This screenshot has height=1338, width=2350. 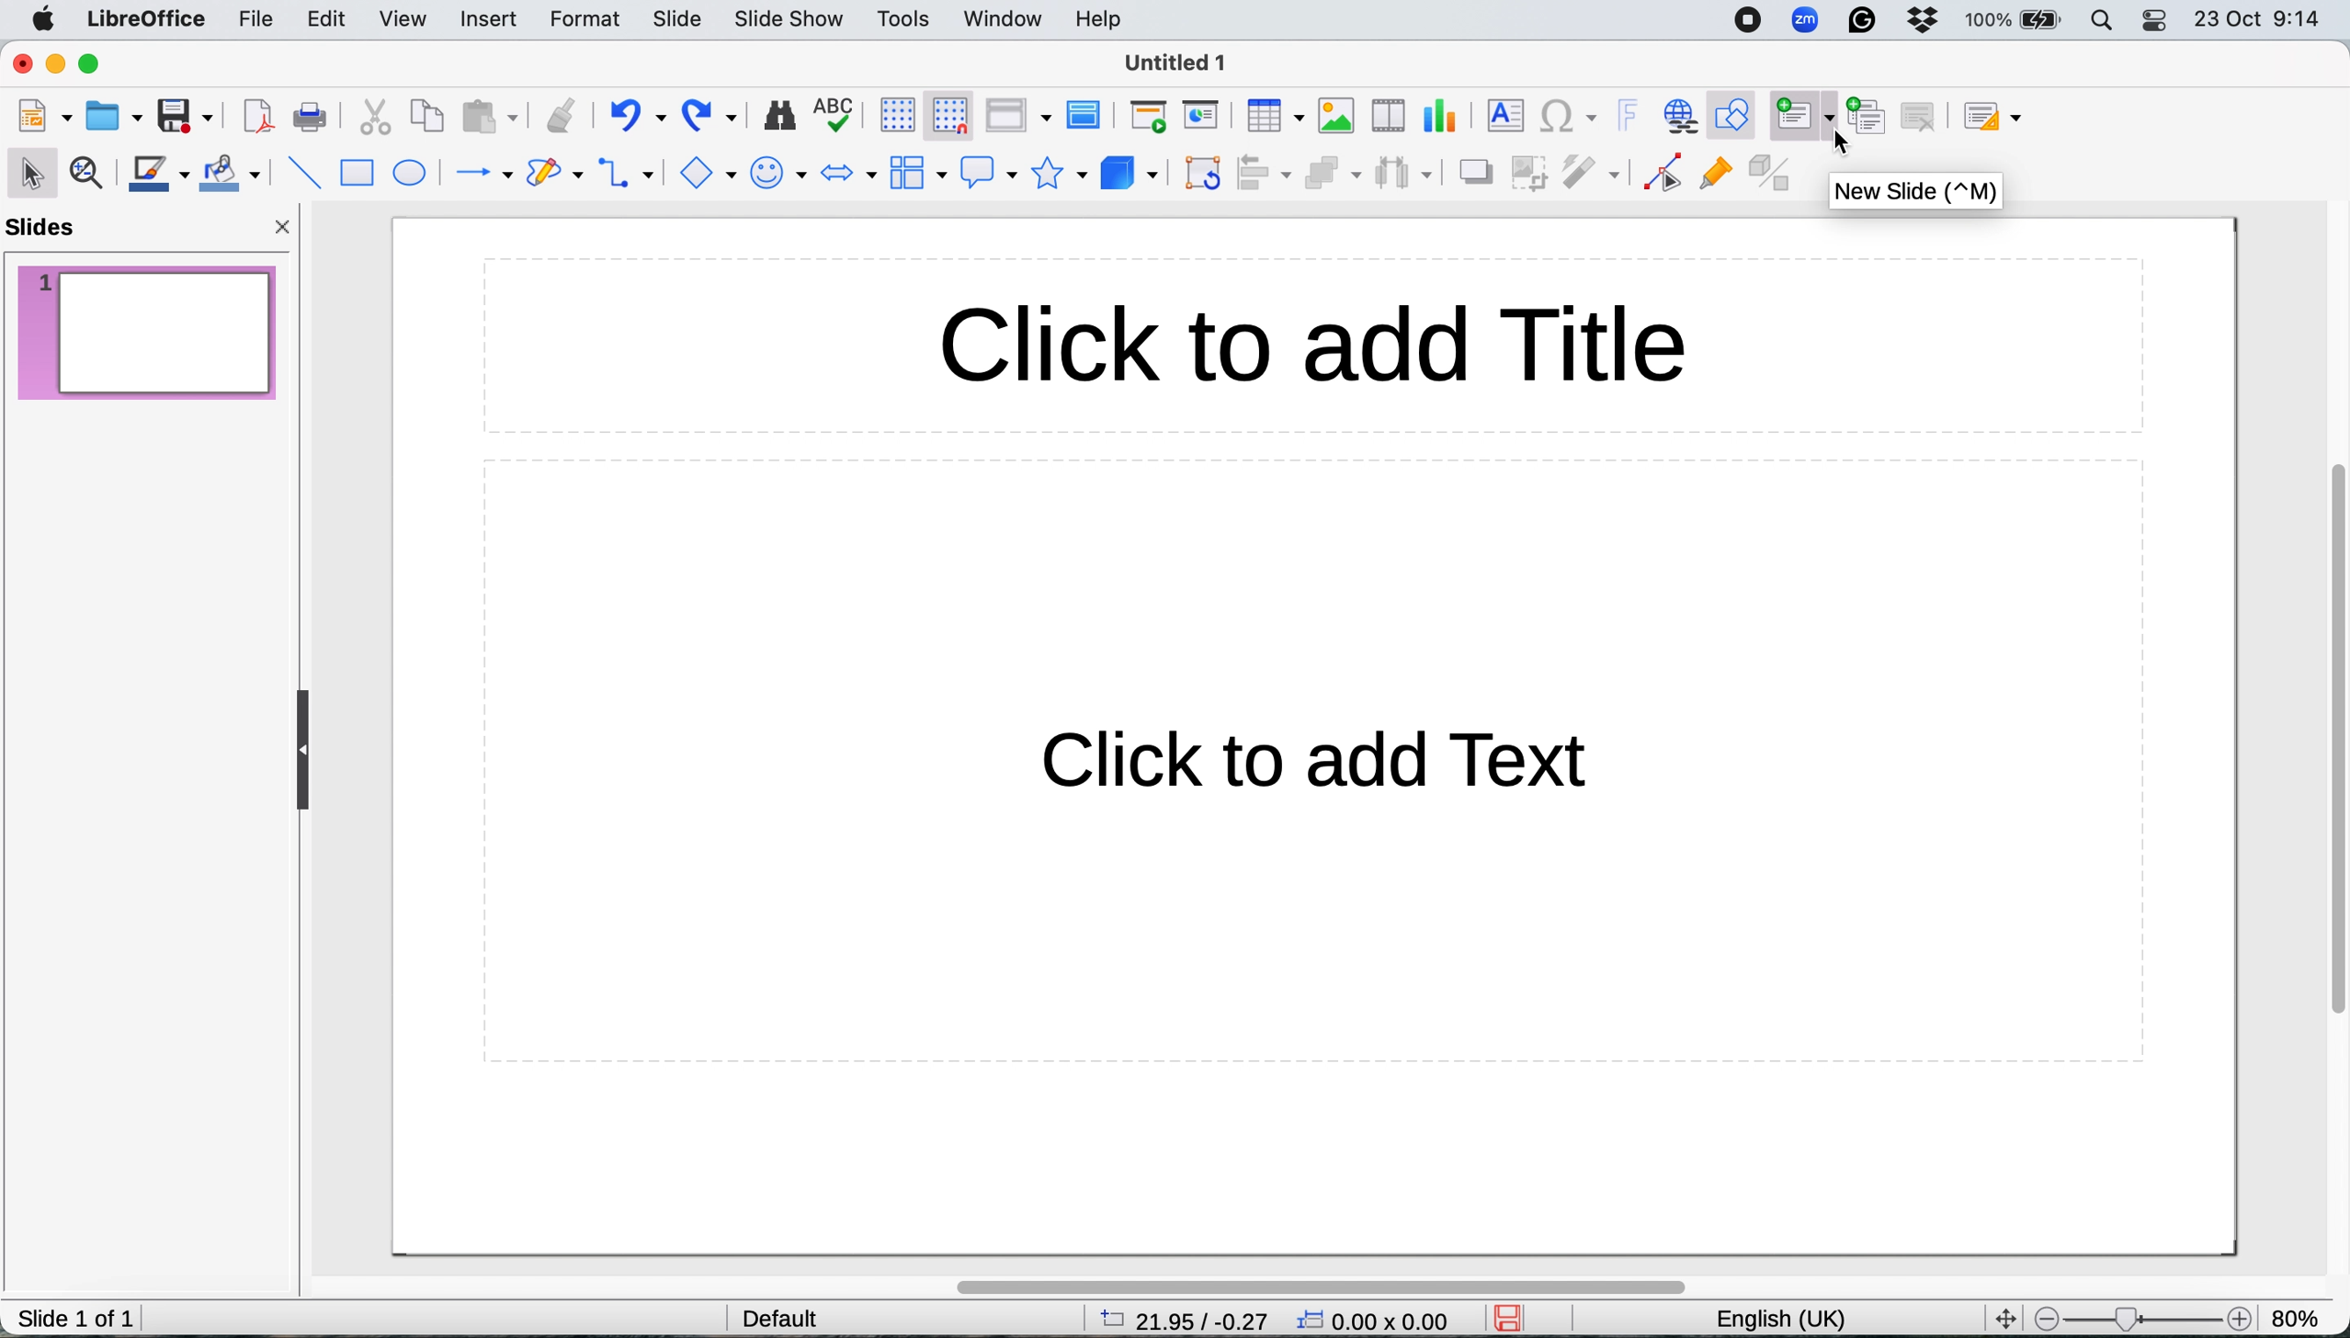 What do you see at coordinates (1335, 115) in the screenshot?
I see `insert image` at bounding box center [1335, 115].